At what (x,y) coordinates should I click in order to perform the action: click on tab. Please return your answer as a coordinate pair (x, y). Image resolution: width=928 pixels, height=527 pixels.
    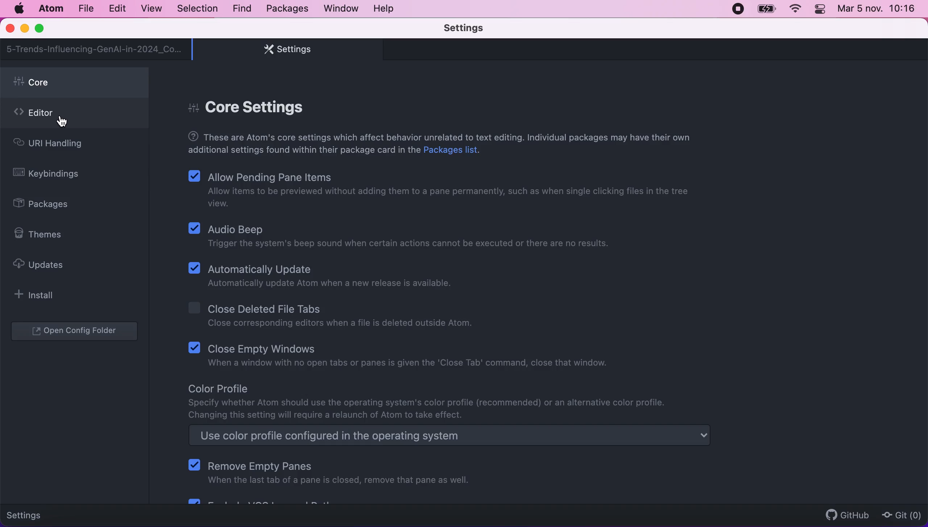
    Looking at the image, I should click on (95, 49).